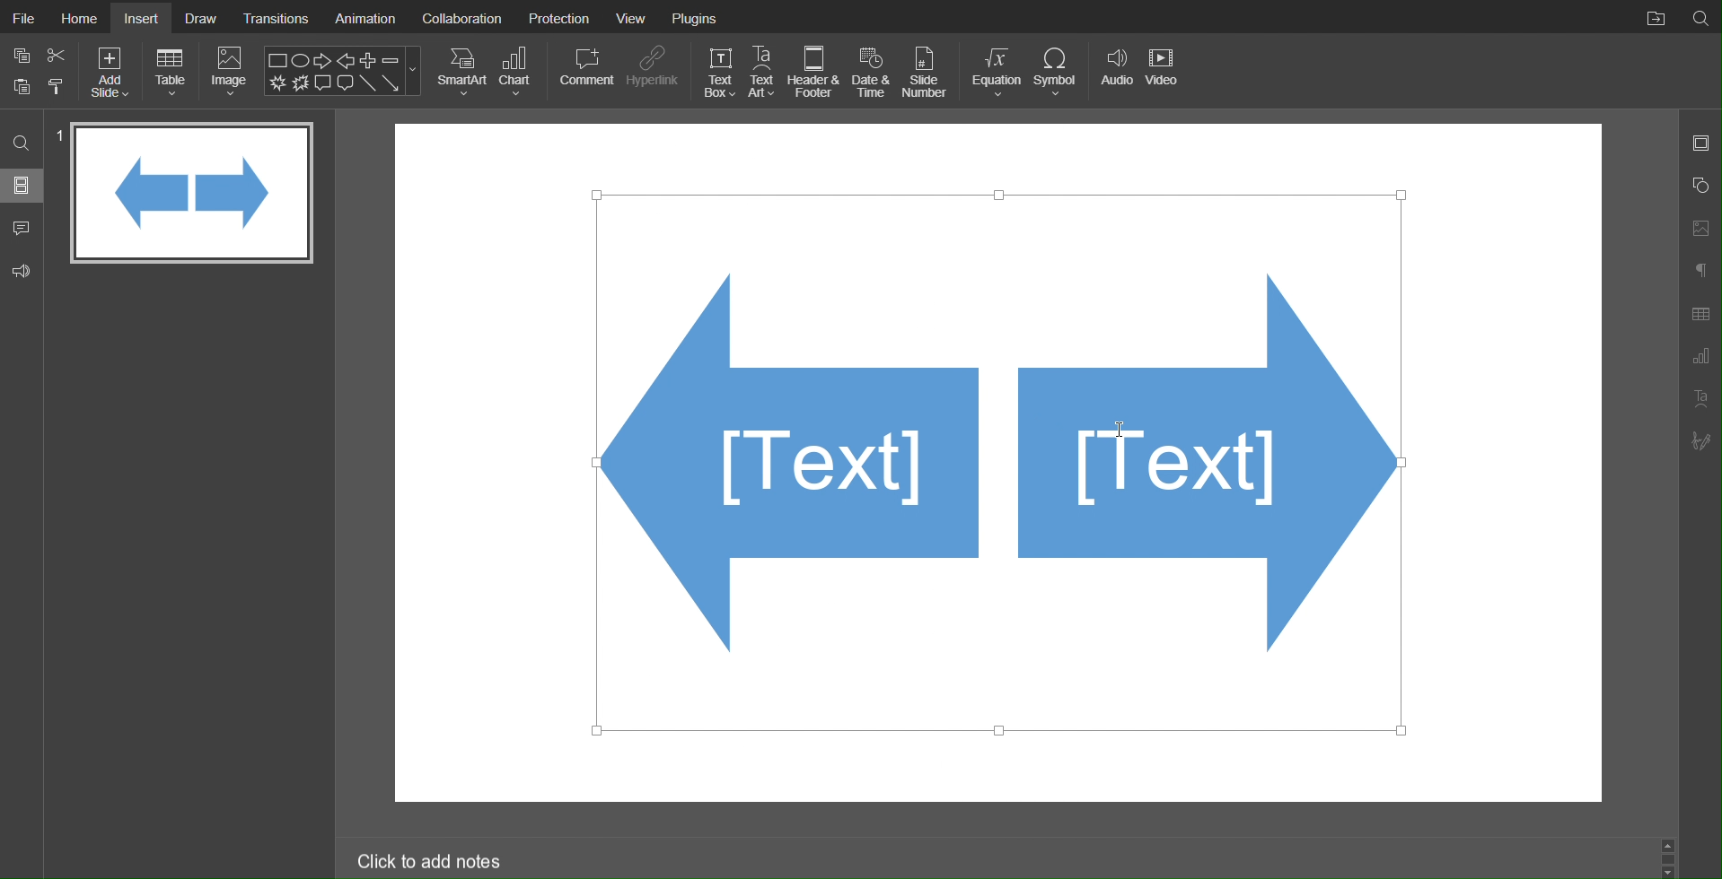 The height and width of the screenshot is (879, 1722). I want to click on Video, so click(1164, 72).